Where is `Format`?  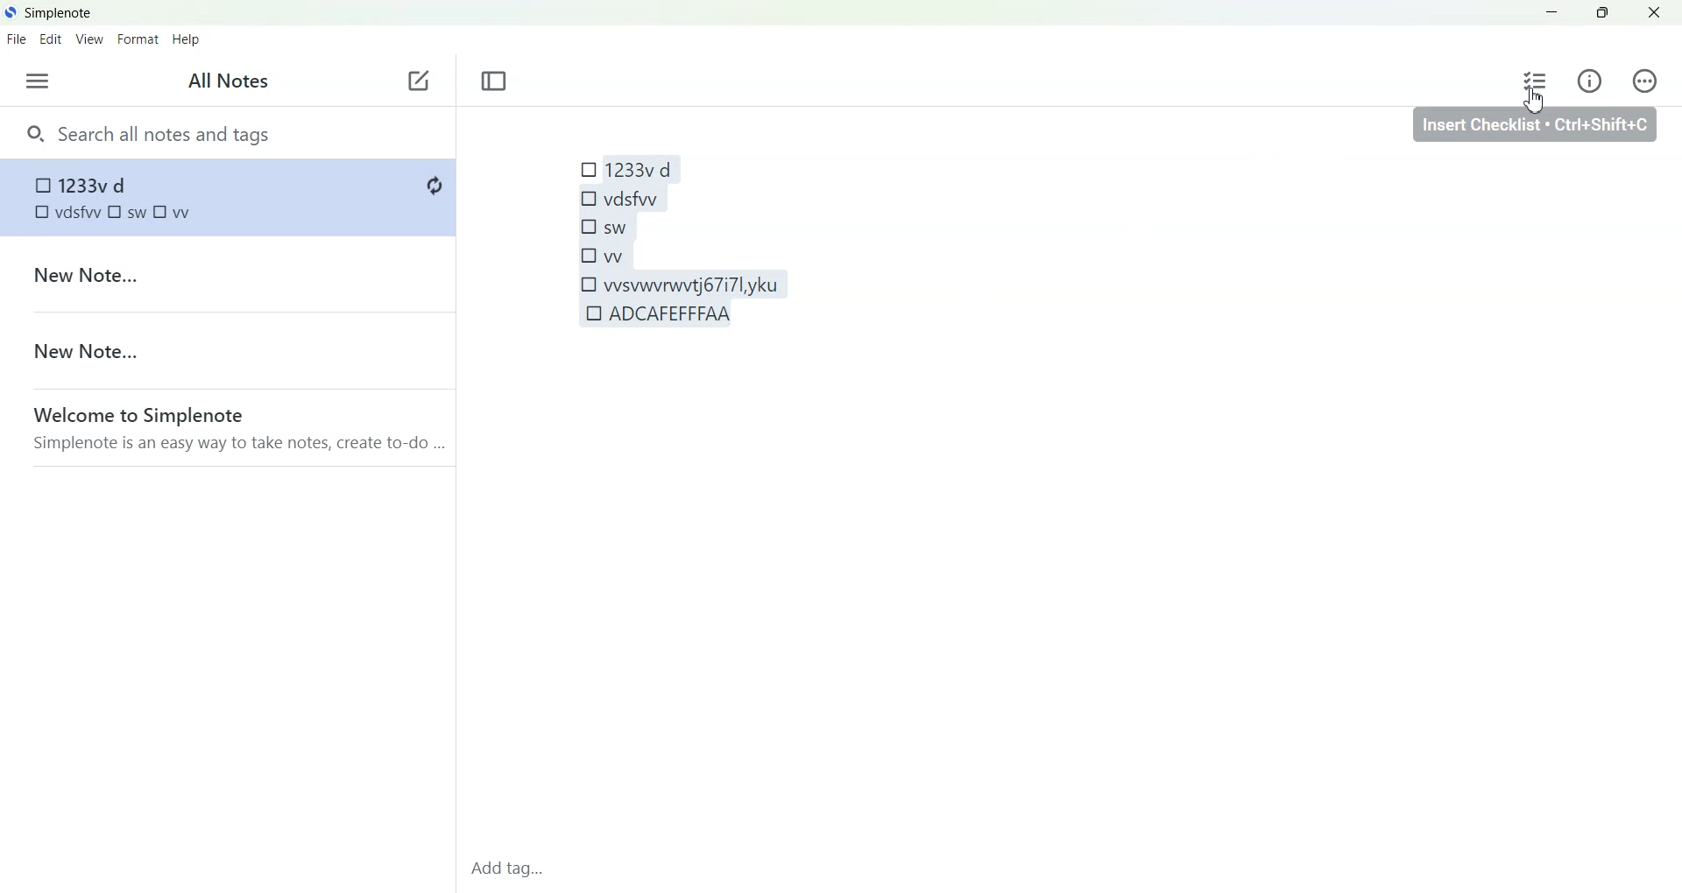
Format is located at coordinates (138, 39).